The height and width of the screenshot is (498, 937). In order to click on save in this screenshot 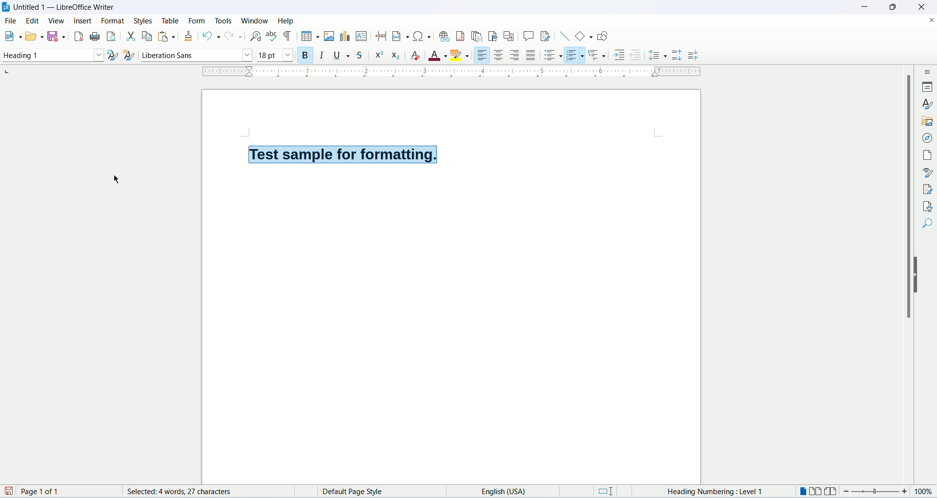, I will do `click(57, 37)`.